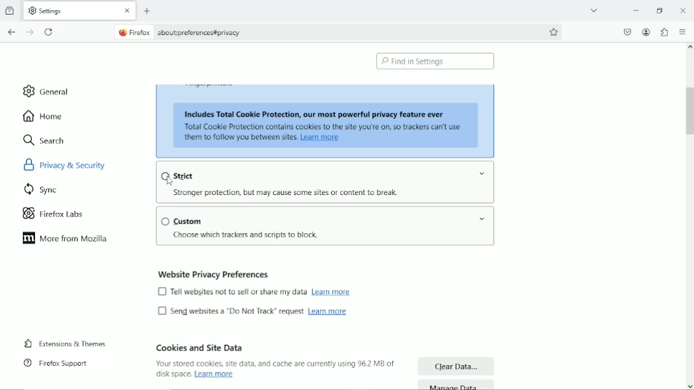 The height and width of the screenshot is (390, 694). Describe the element at coordinates (660, 9) in the screenshot. I see `restore down` at that location.